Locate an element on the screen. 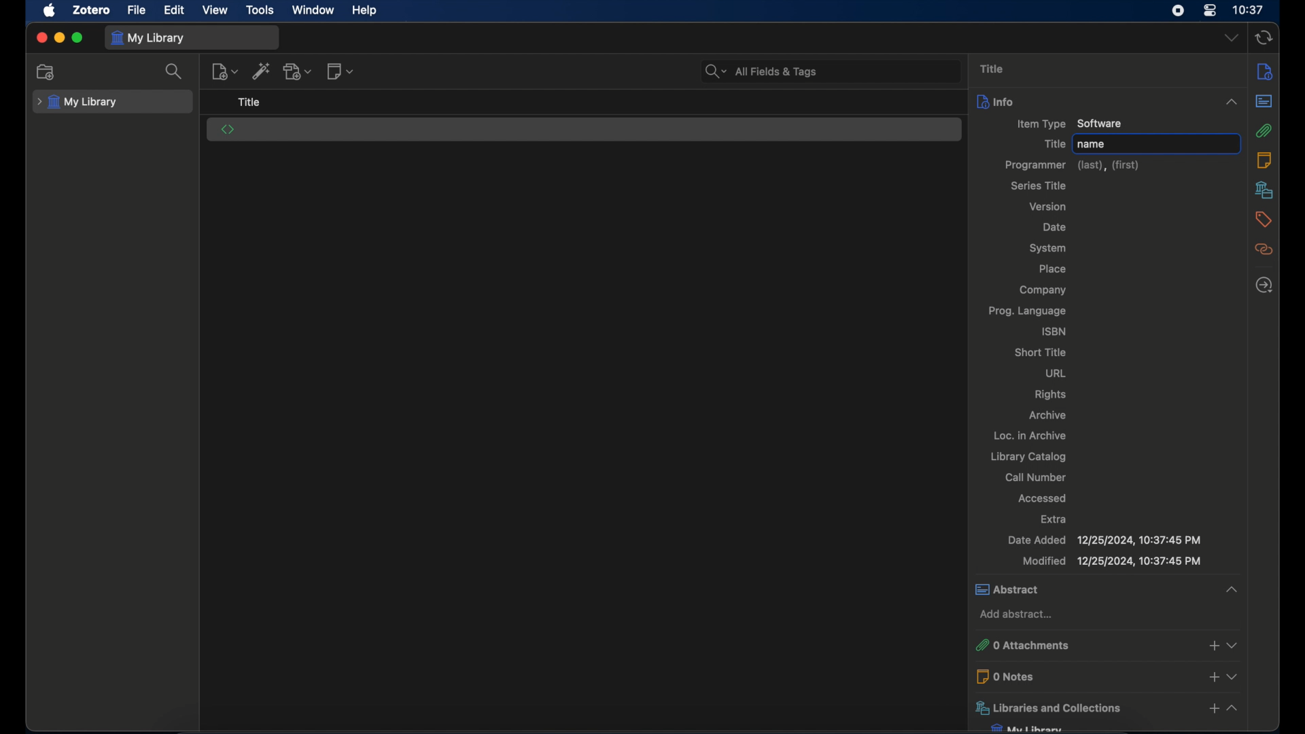  libraries is located at coordinates (1264, 190).